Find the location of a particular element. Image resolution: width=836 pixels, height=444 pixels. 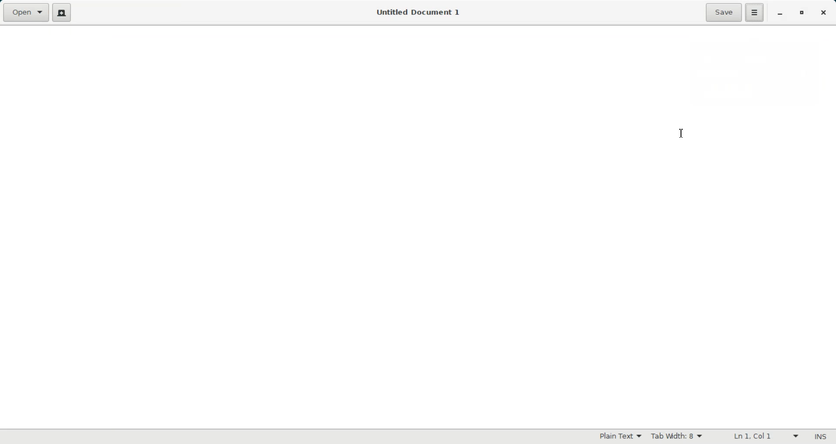

Maximize is located at coordinates (802, 13).